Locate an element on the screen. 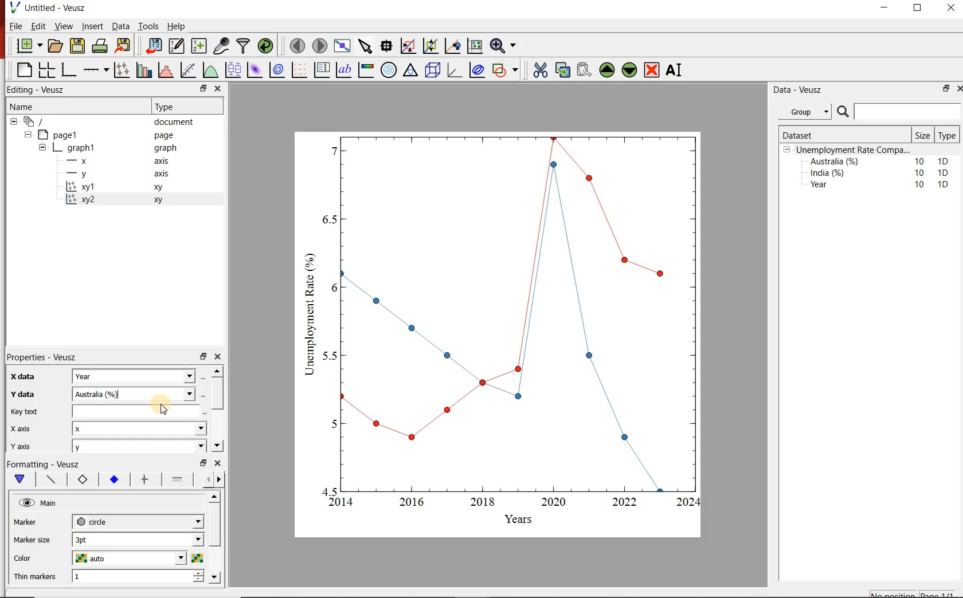  fit a function is located at coordinates (187, 70).